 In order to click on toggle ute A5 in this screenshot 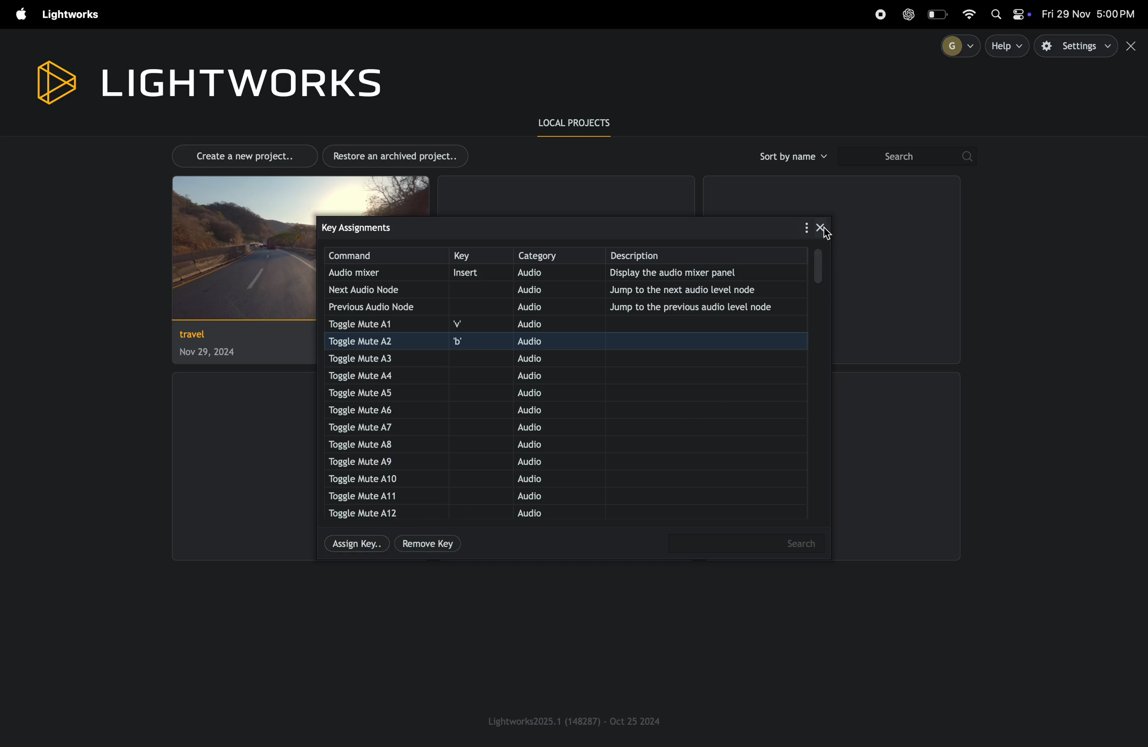, I will do `click(369, 392)`.